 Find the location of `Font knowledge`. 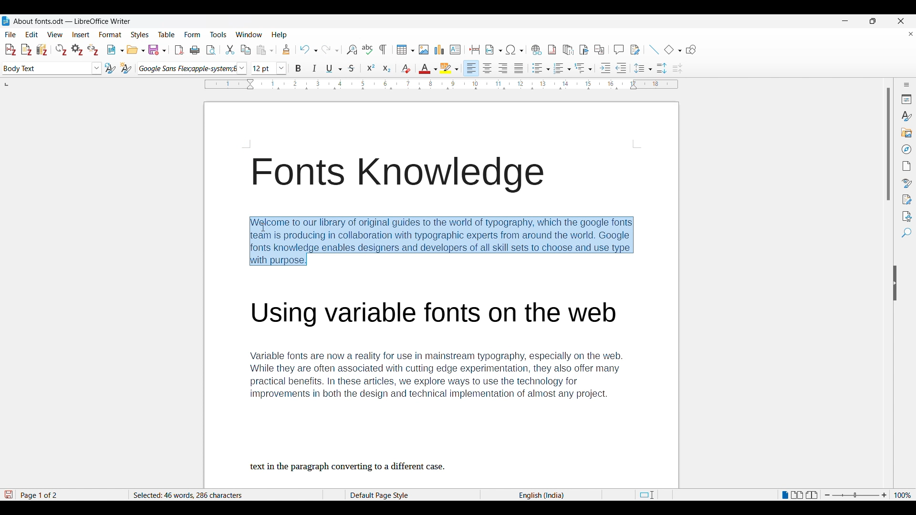

Font knowledge is located at coordinates (404, 175).